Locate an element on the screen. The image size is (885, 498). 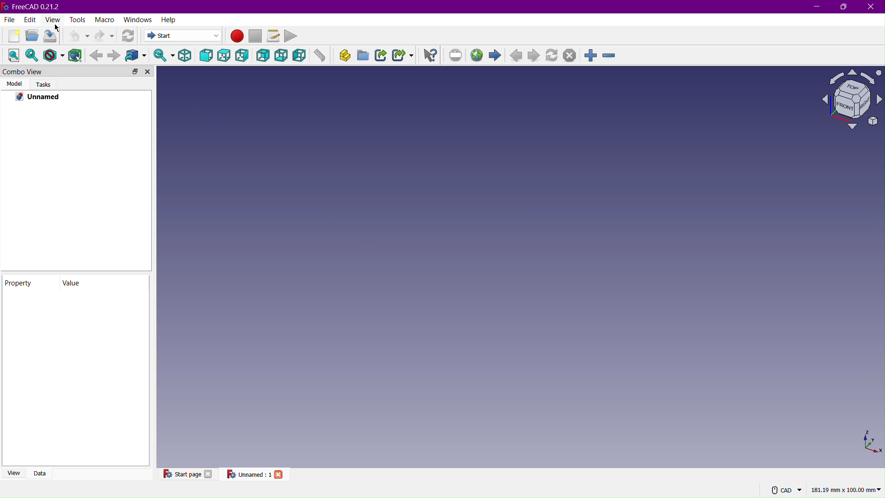
Forward is located at coordinates (114, 57).